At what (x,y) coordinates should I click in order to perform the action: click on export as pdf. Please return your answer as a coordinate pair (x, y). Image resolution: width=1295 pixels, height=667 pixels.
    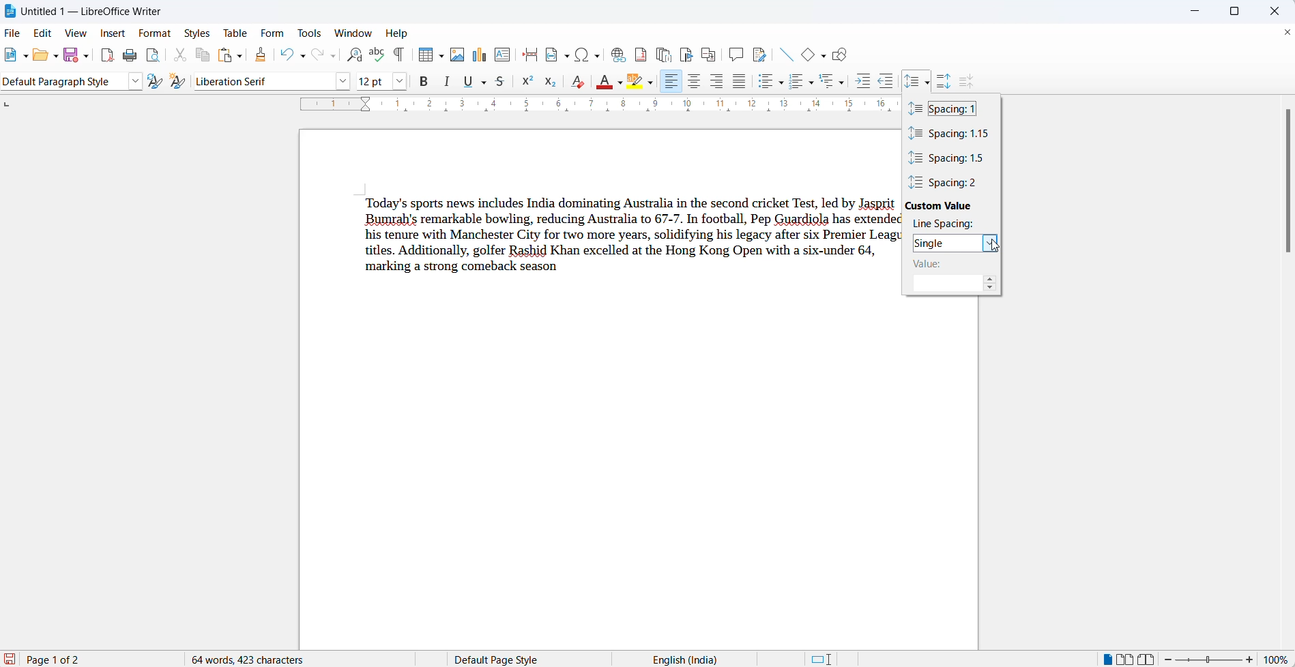
    Looking at the image, I should click on (106, 55).